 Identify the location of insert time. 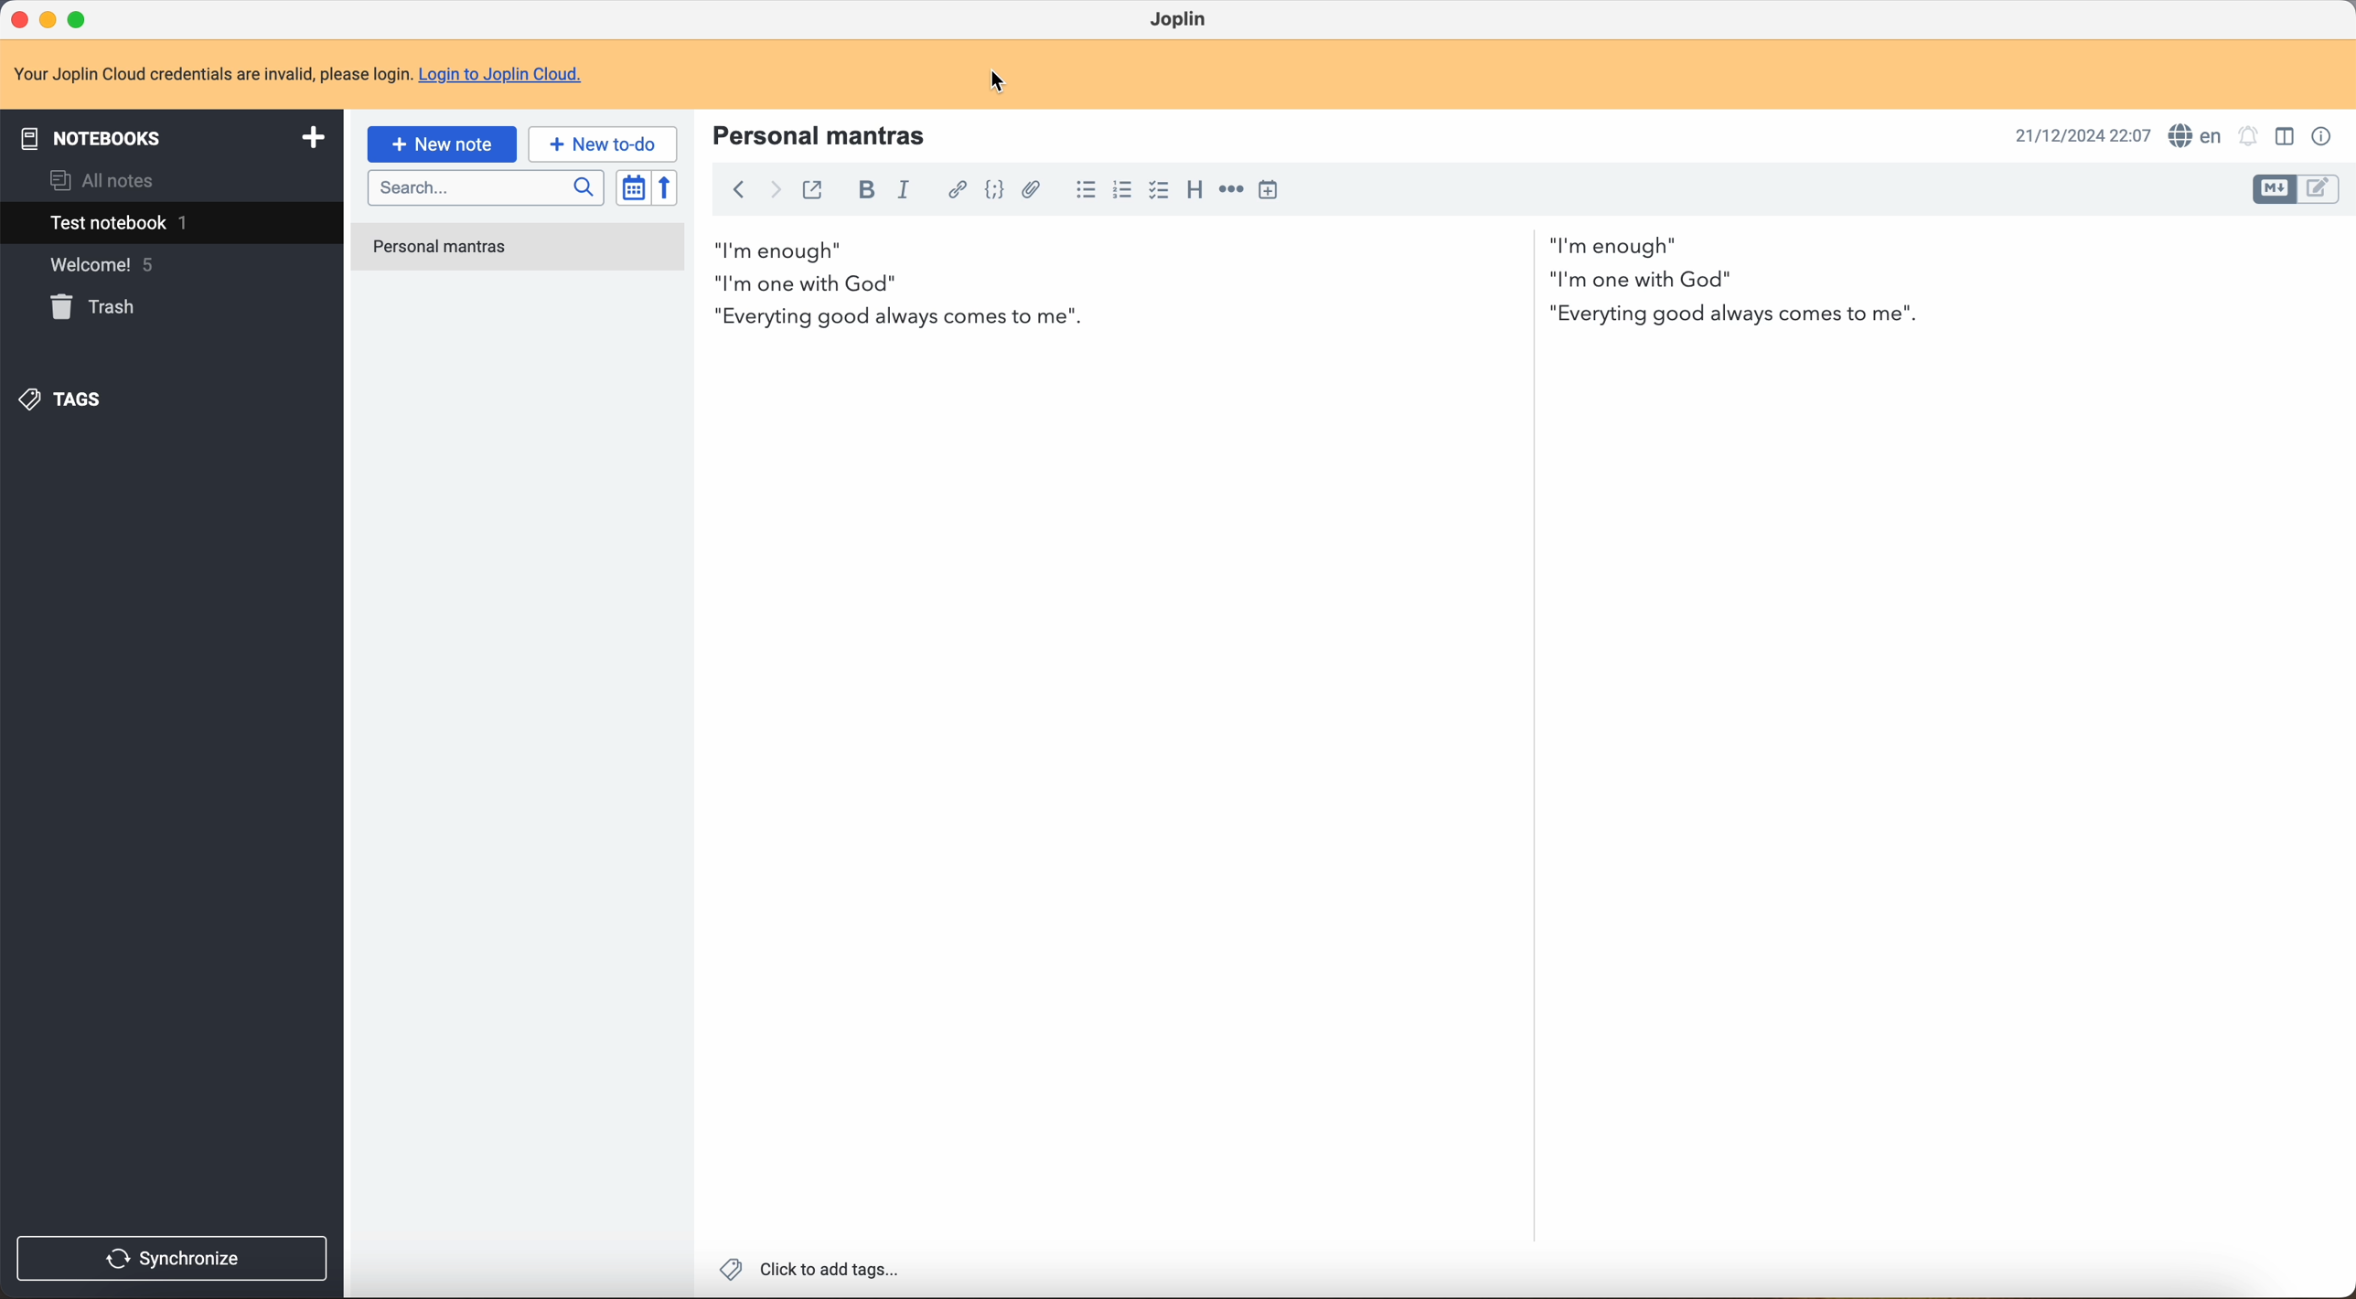
(1273, 190).